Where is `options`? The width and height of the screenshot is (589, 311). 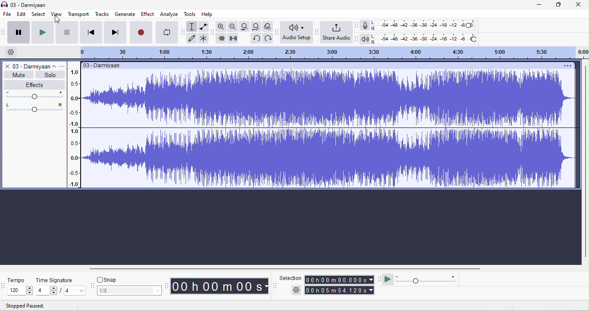
options is located at coordinates (567, 66).